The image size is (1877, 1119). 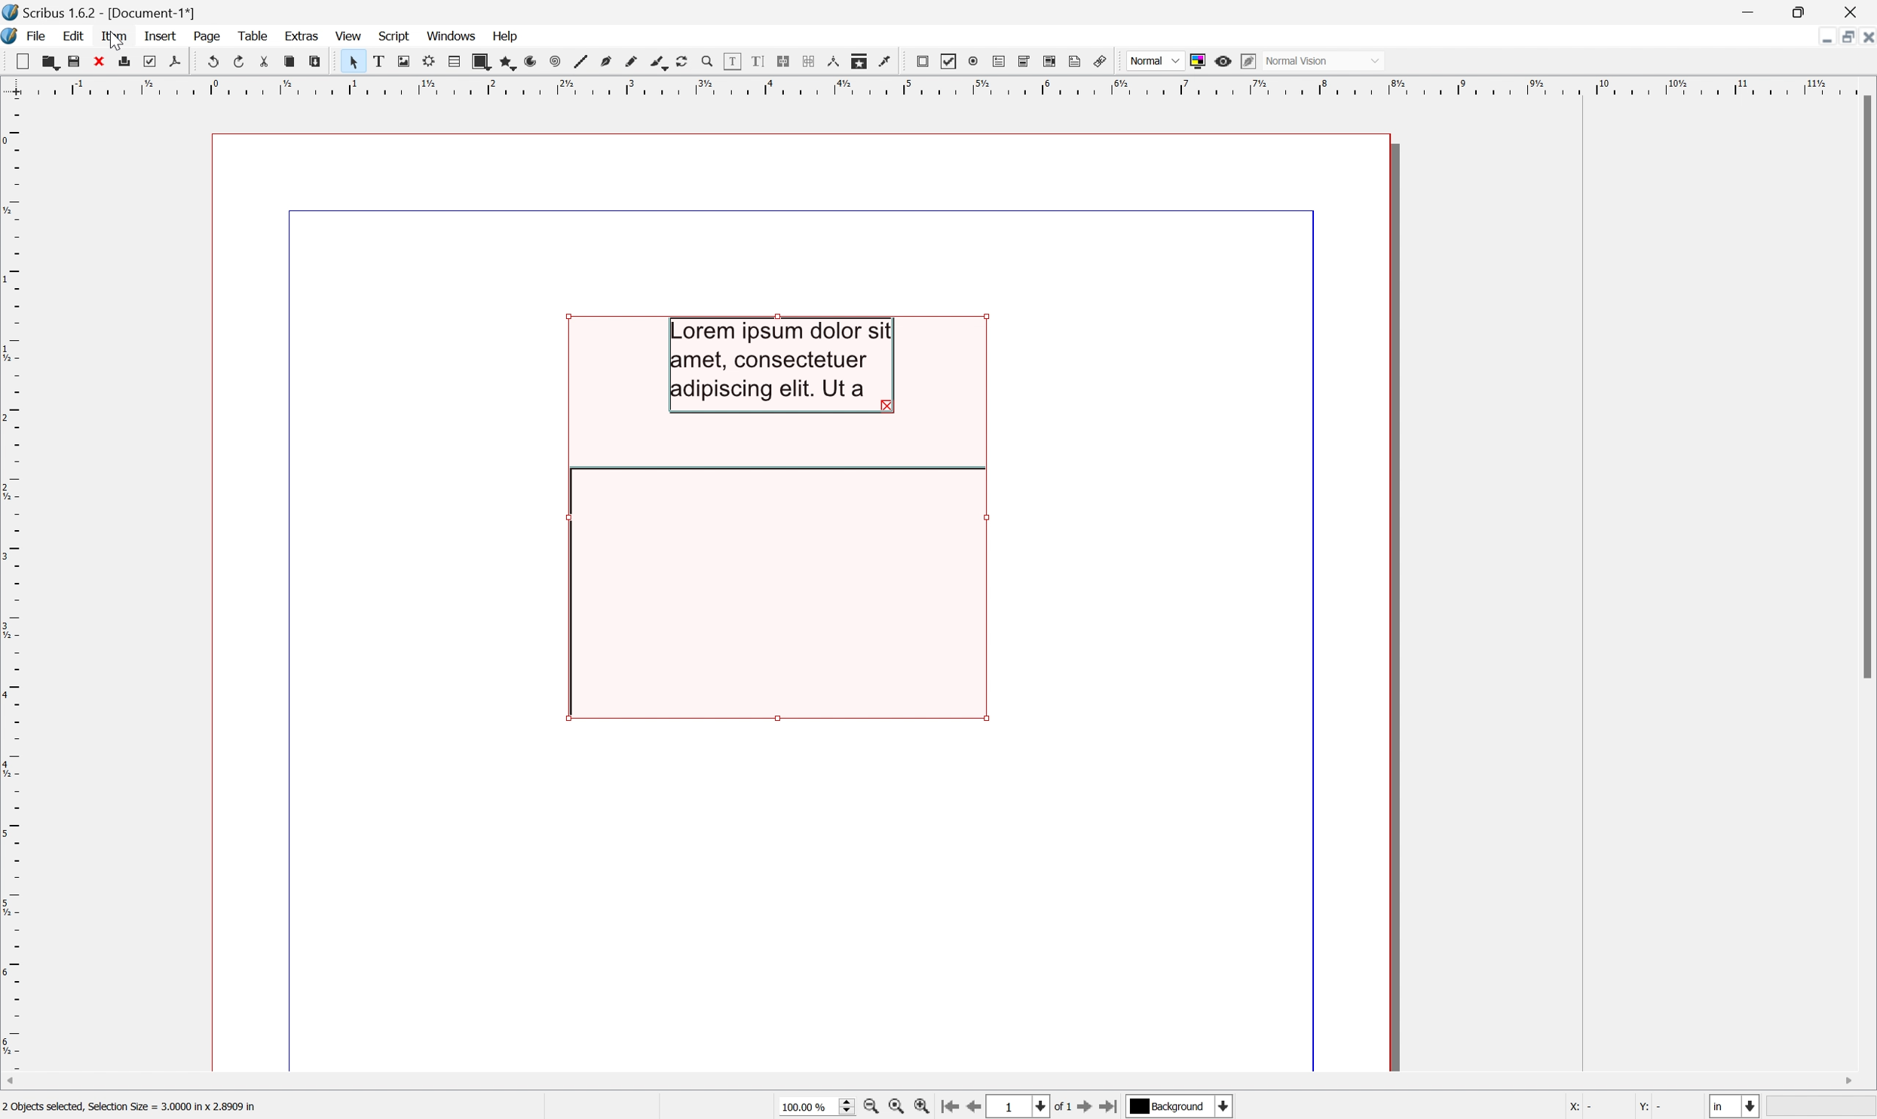 I want to click on Go to the previous page, so click(x=978, y=1106).